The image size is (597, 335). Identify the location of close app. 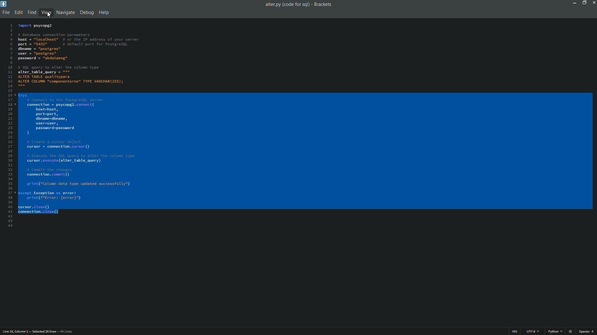
(593, 3).